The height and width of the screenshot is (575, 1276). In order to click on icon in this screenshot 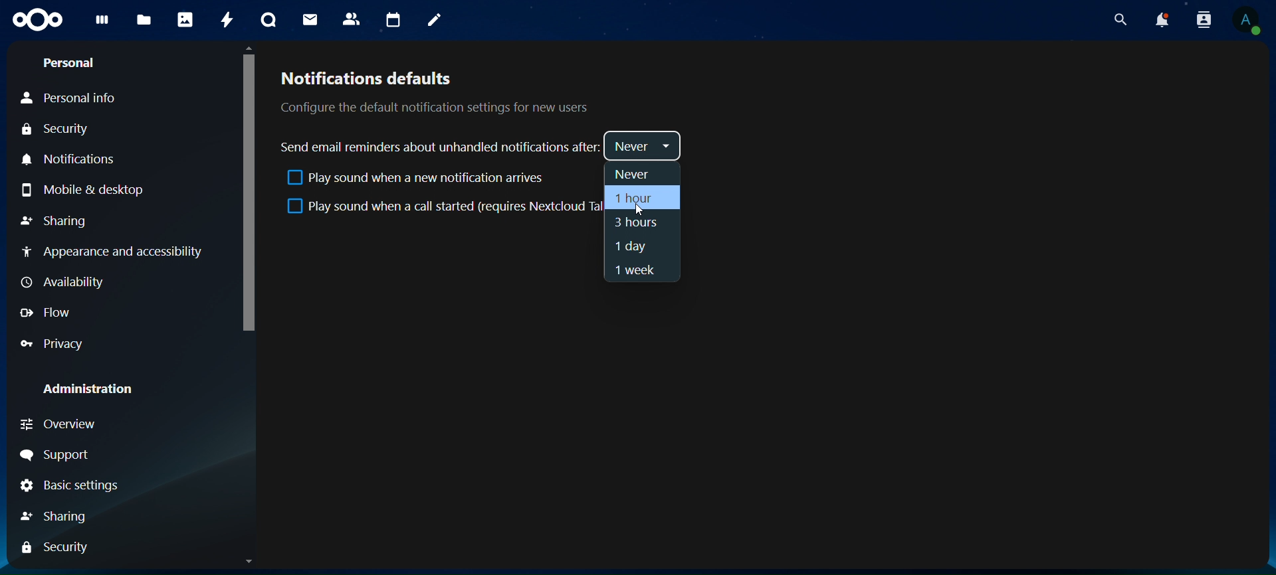, I will do `click(39, 20)`.